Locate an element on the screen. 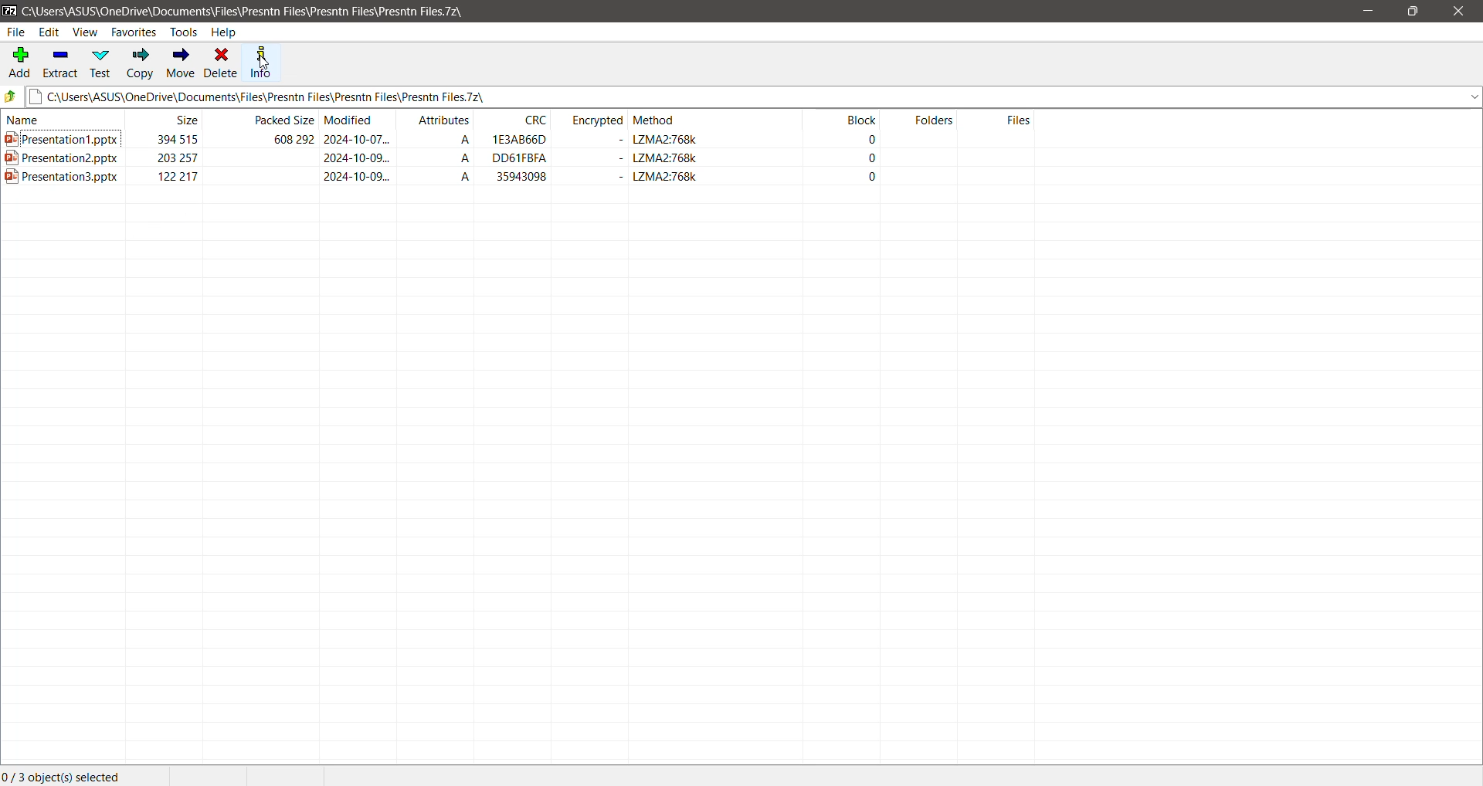  Test is located at coordinates (102, 63).